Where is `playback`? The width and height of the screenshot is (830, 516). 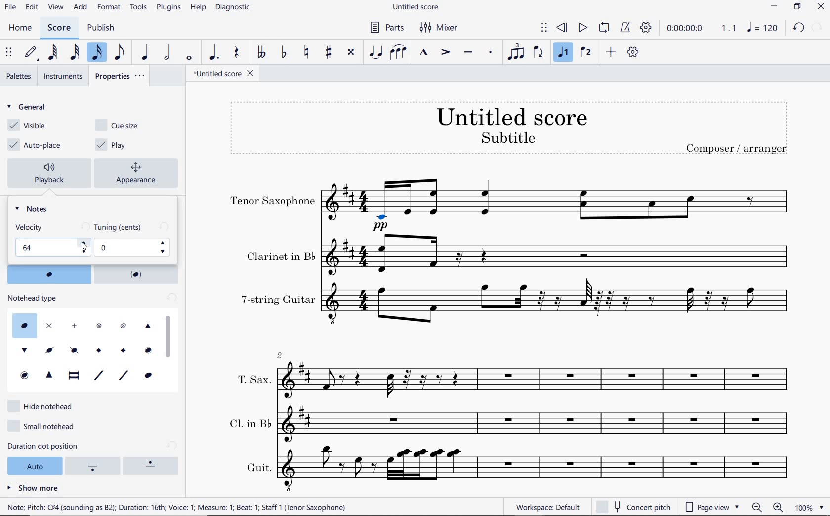
playback is located at coordinates (52, 173).